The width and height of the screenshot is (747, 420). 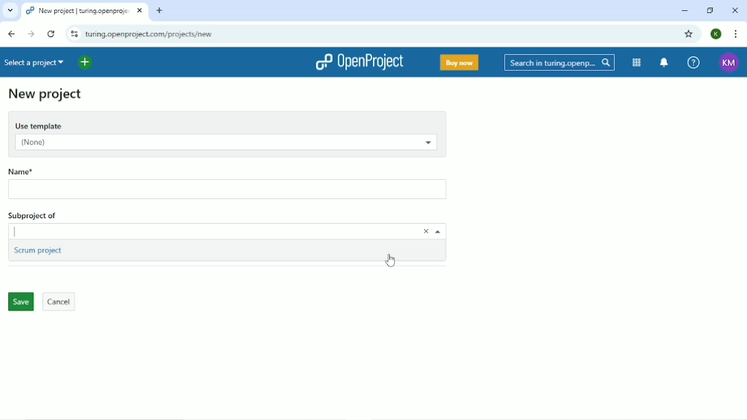 What do you see at coordinates (139, 12) in the screenshot?
I see `close` at bounding box center [139, 12].